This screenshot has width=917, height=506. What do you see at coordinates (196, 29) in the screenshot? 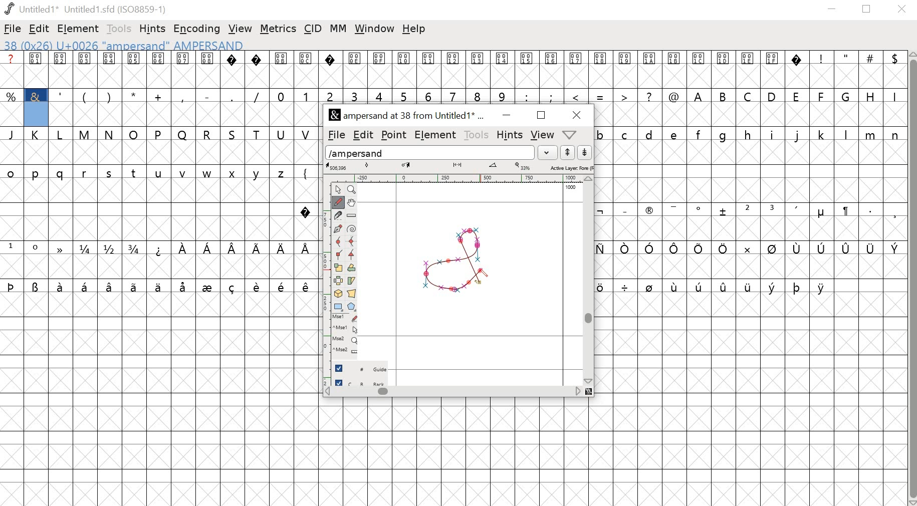
I see `encoding` at bounding box center [196, 29].